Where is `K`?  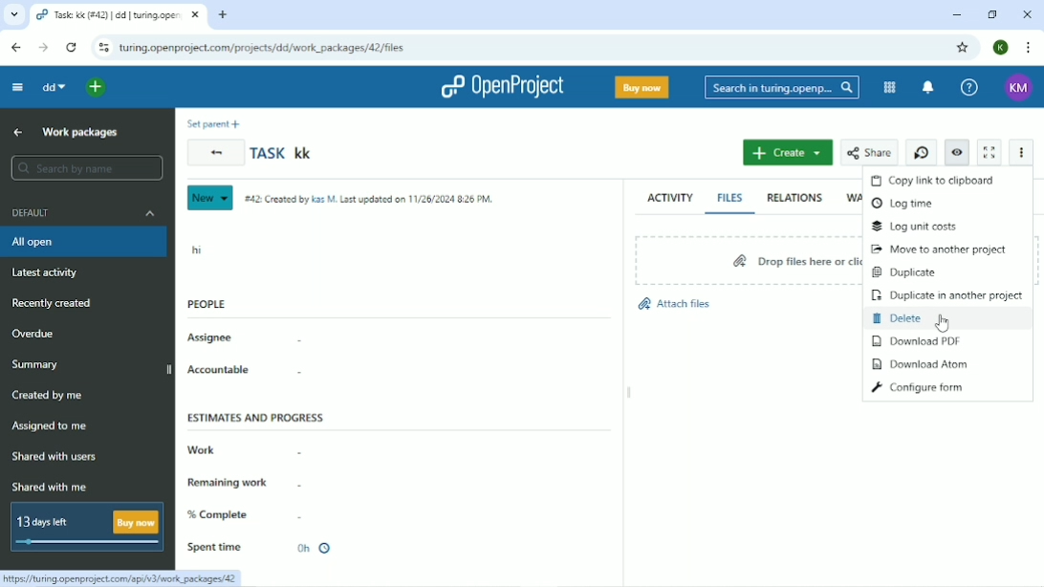 K is located at coordinates (1000, 48).